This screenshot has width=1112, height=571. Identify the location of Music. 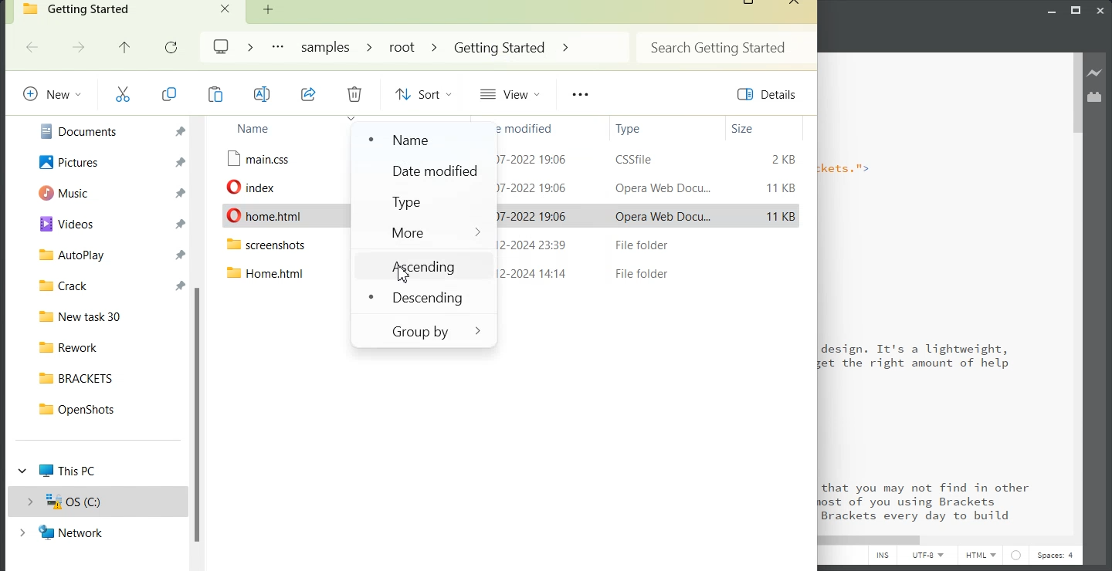
(107, 193).